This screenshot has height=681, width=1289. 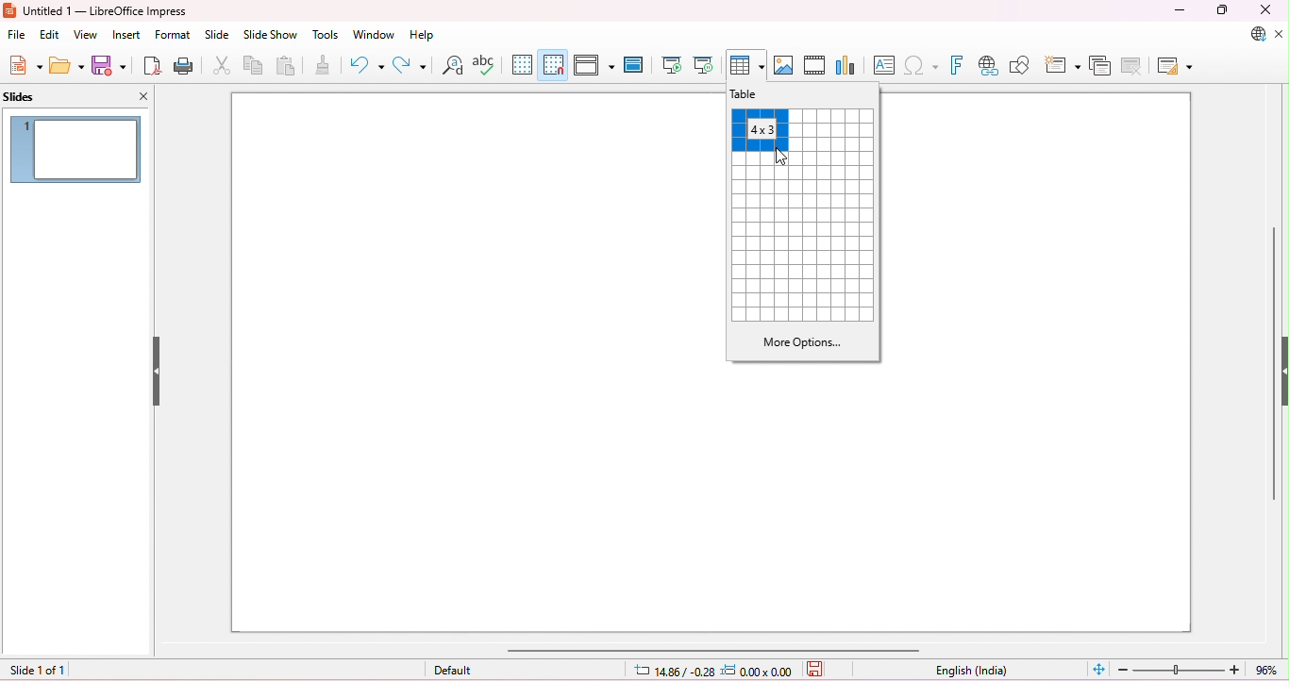 I want to click on spelling, so click(x=485, y=65).